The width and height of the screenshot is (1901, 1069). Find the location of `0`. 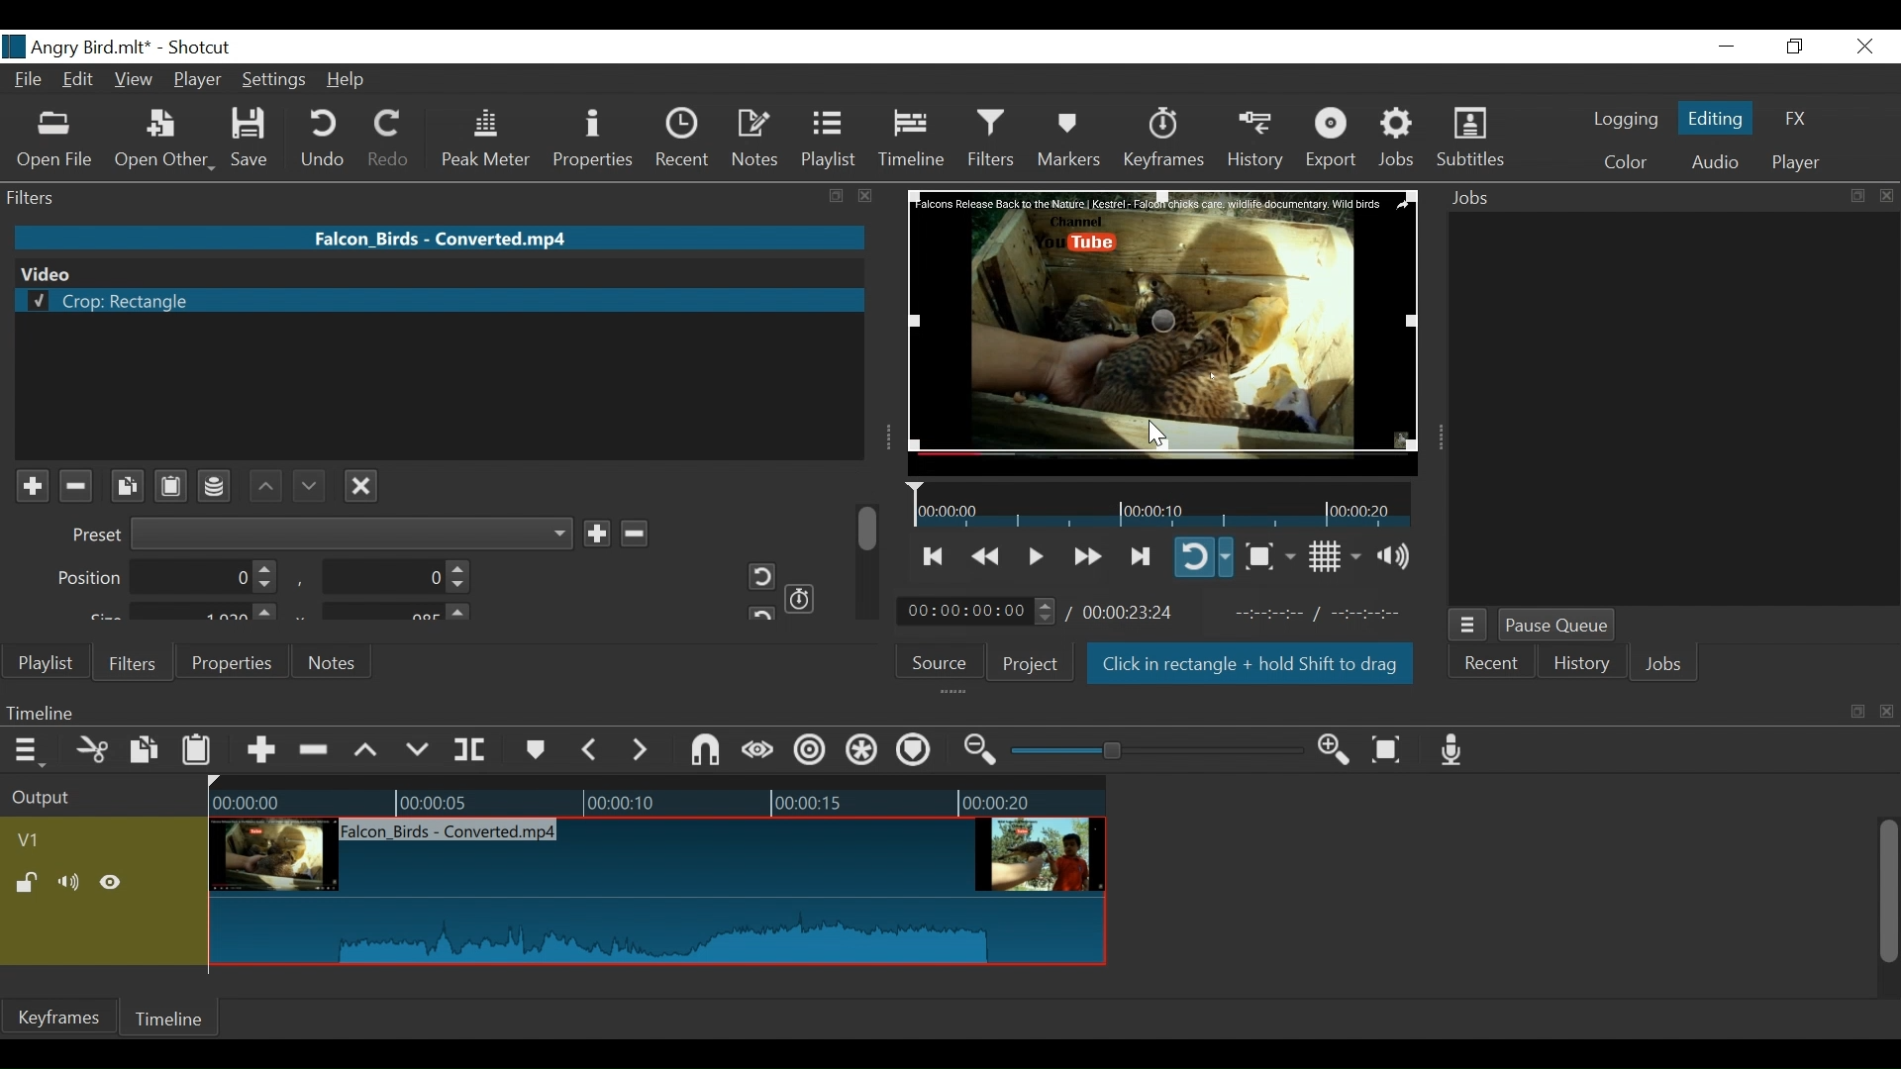

0 is located at coordinates (391, 580).